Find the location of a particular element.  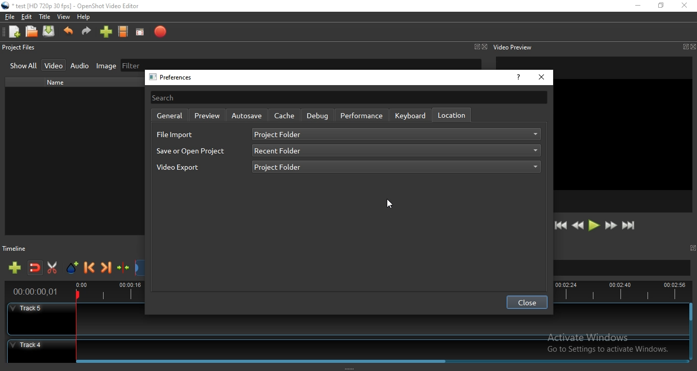

cache is located at coordinates (285, 116).